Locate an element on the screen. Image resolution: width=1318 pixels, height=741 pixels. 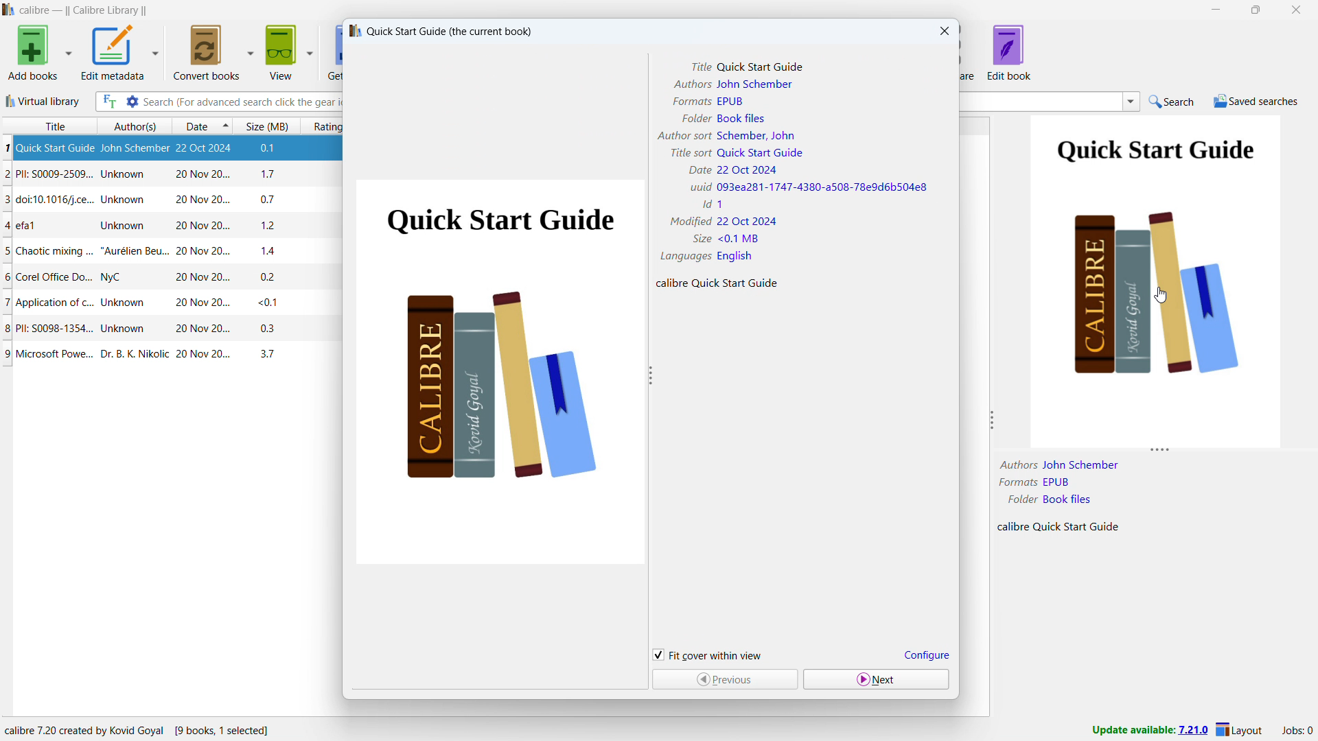
EPUB is located at coordinates (730, 102).